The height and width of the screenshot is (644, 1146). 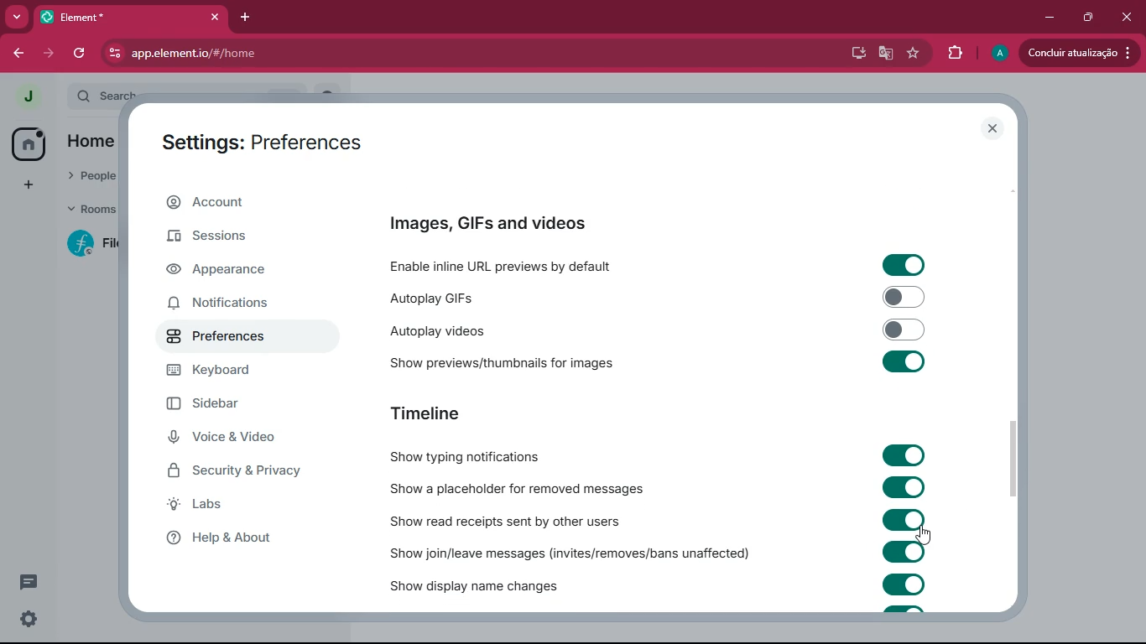 I want to click on maximize, so click(x=1089, y=18).